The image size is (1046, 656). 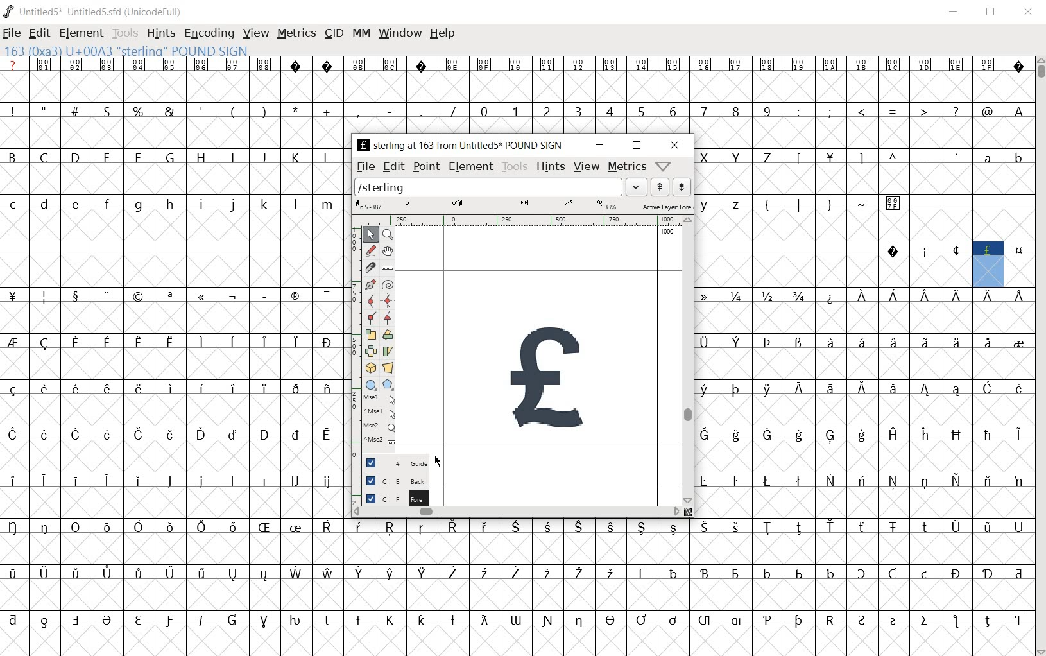 What do you see at coordinates (390, 318) in the screenshot?
I see `tangent` at bounding box center [390, 318].